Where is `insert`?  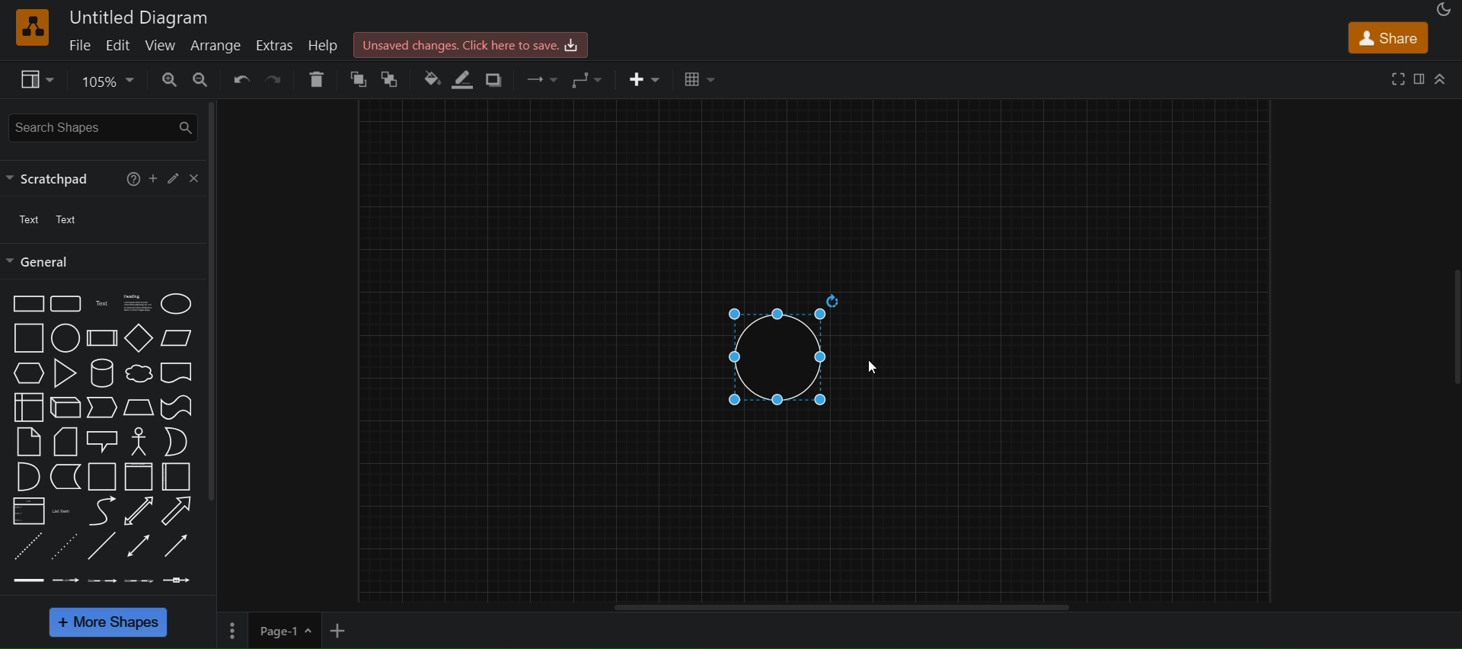
insert is located at coordinates (642, 78).